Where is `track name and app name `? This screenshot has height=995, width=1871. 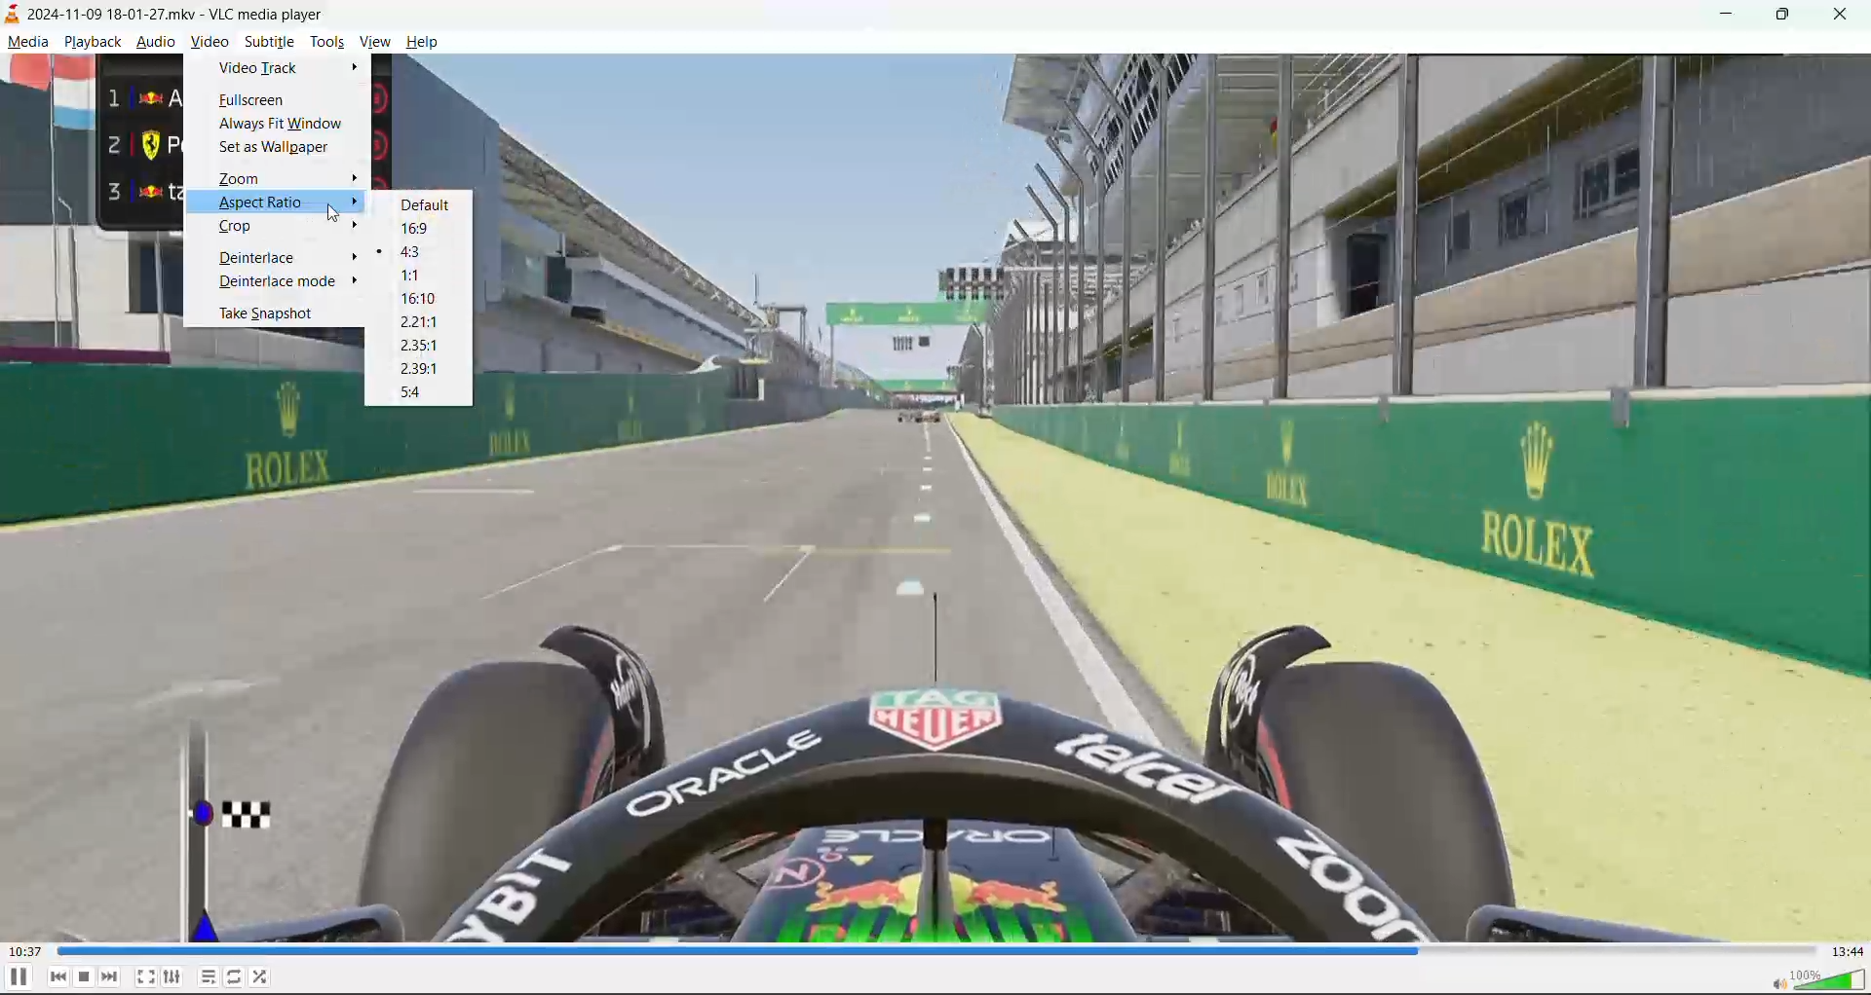 track name and app name  is located at coordinates (160, 17).